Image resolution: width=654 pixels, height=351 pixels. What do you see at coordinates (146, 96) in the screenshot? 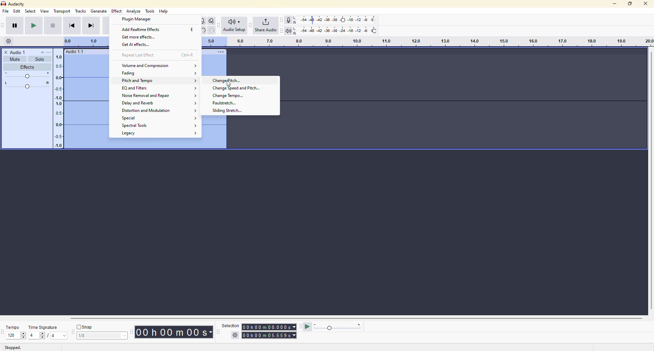
I see `noise removal and repair` at bounding box center [146, 96].